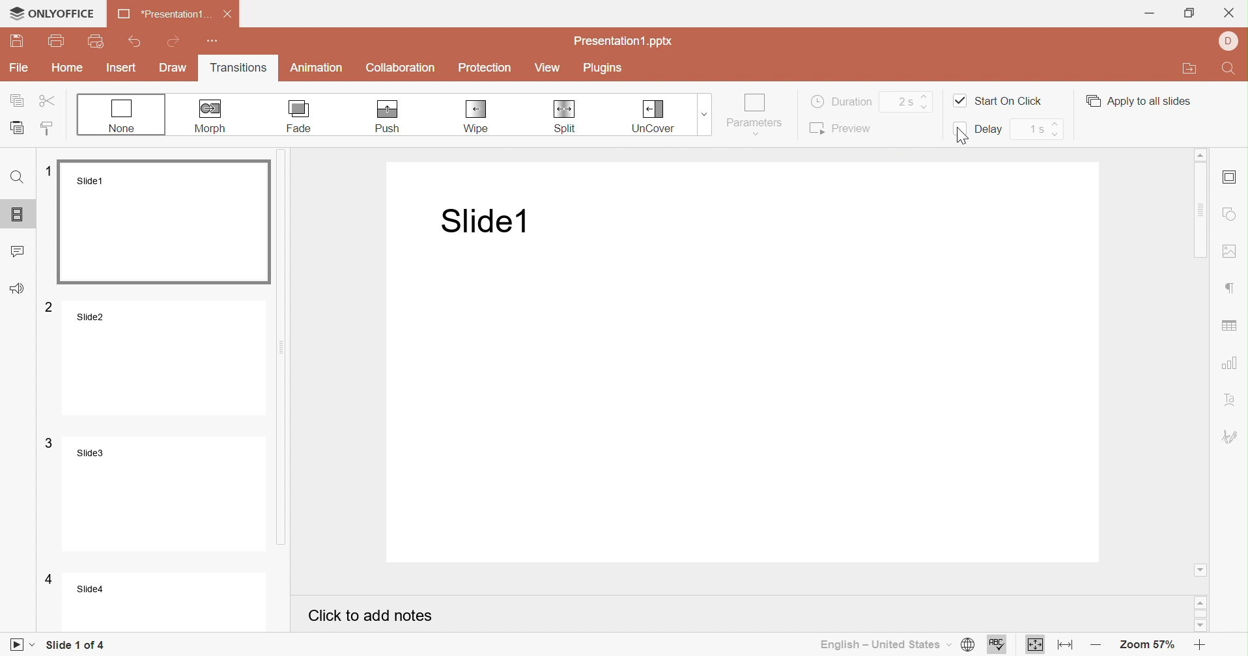  Describe the element at coordinates (227, 14) in the screenshot. I see `Close` at that location.